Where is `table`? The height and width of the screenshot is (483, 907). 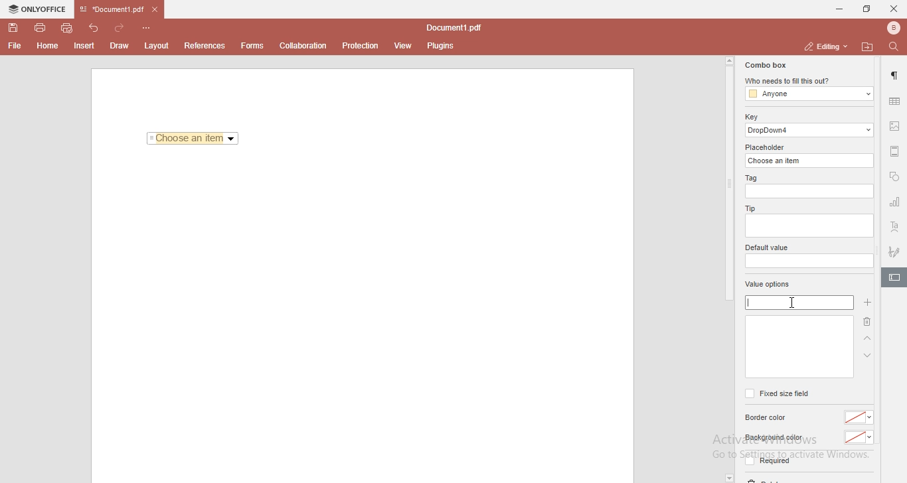
table is located at coordinates (894, 101).